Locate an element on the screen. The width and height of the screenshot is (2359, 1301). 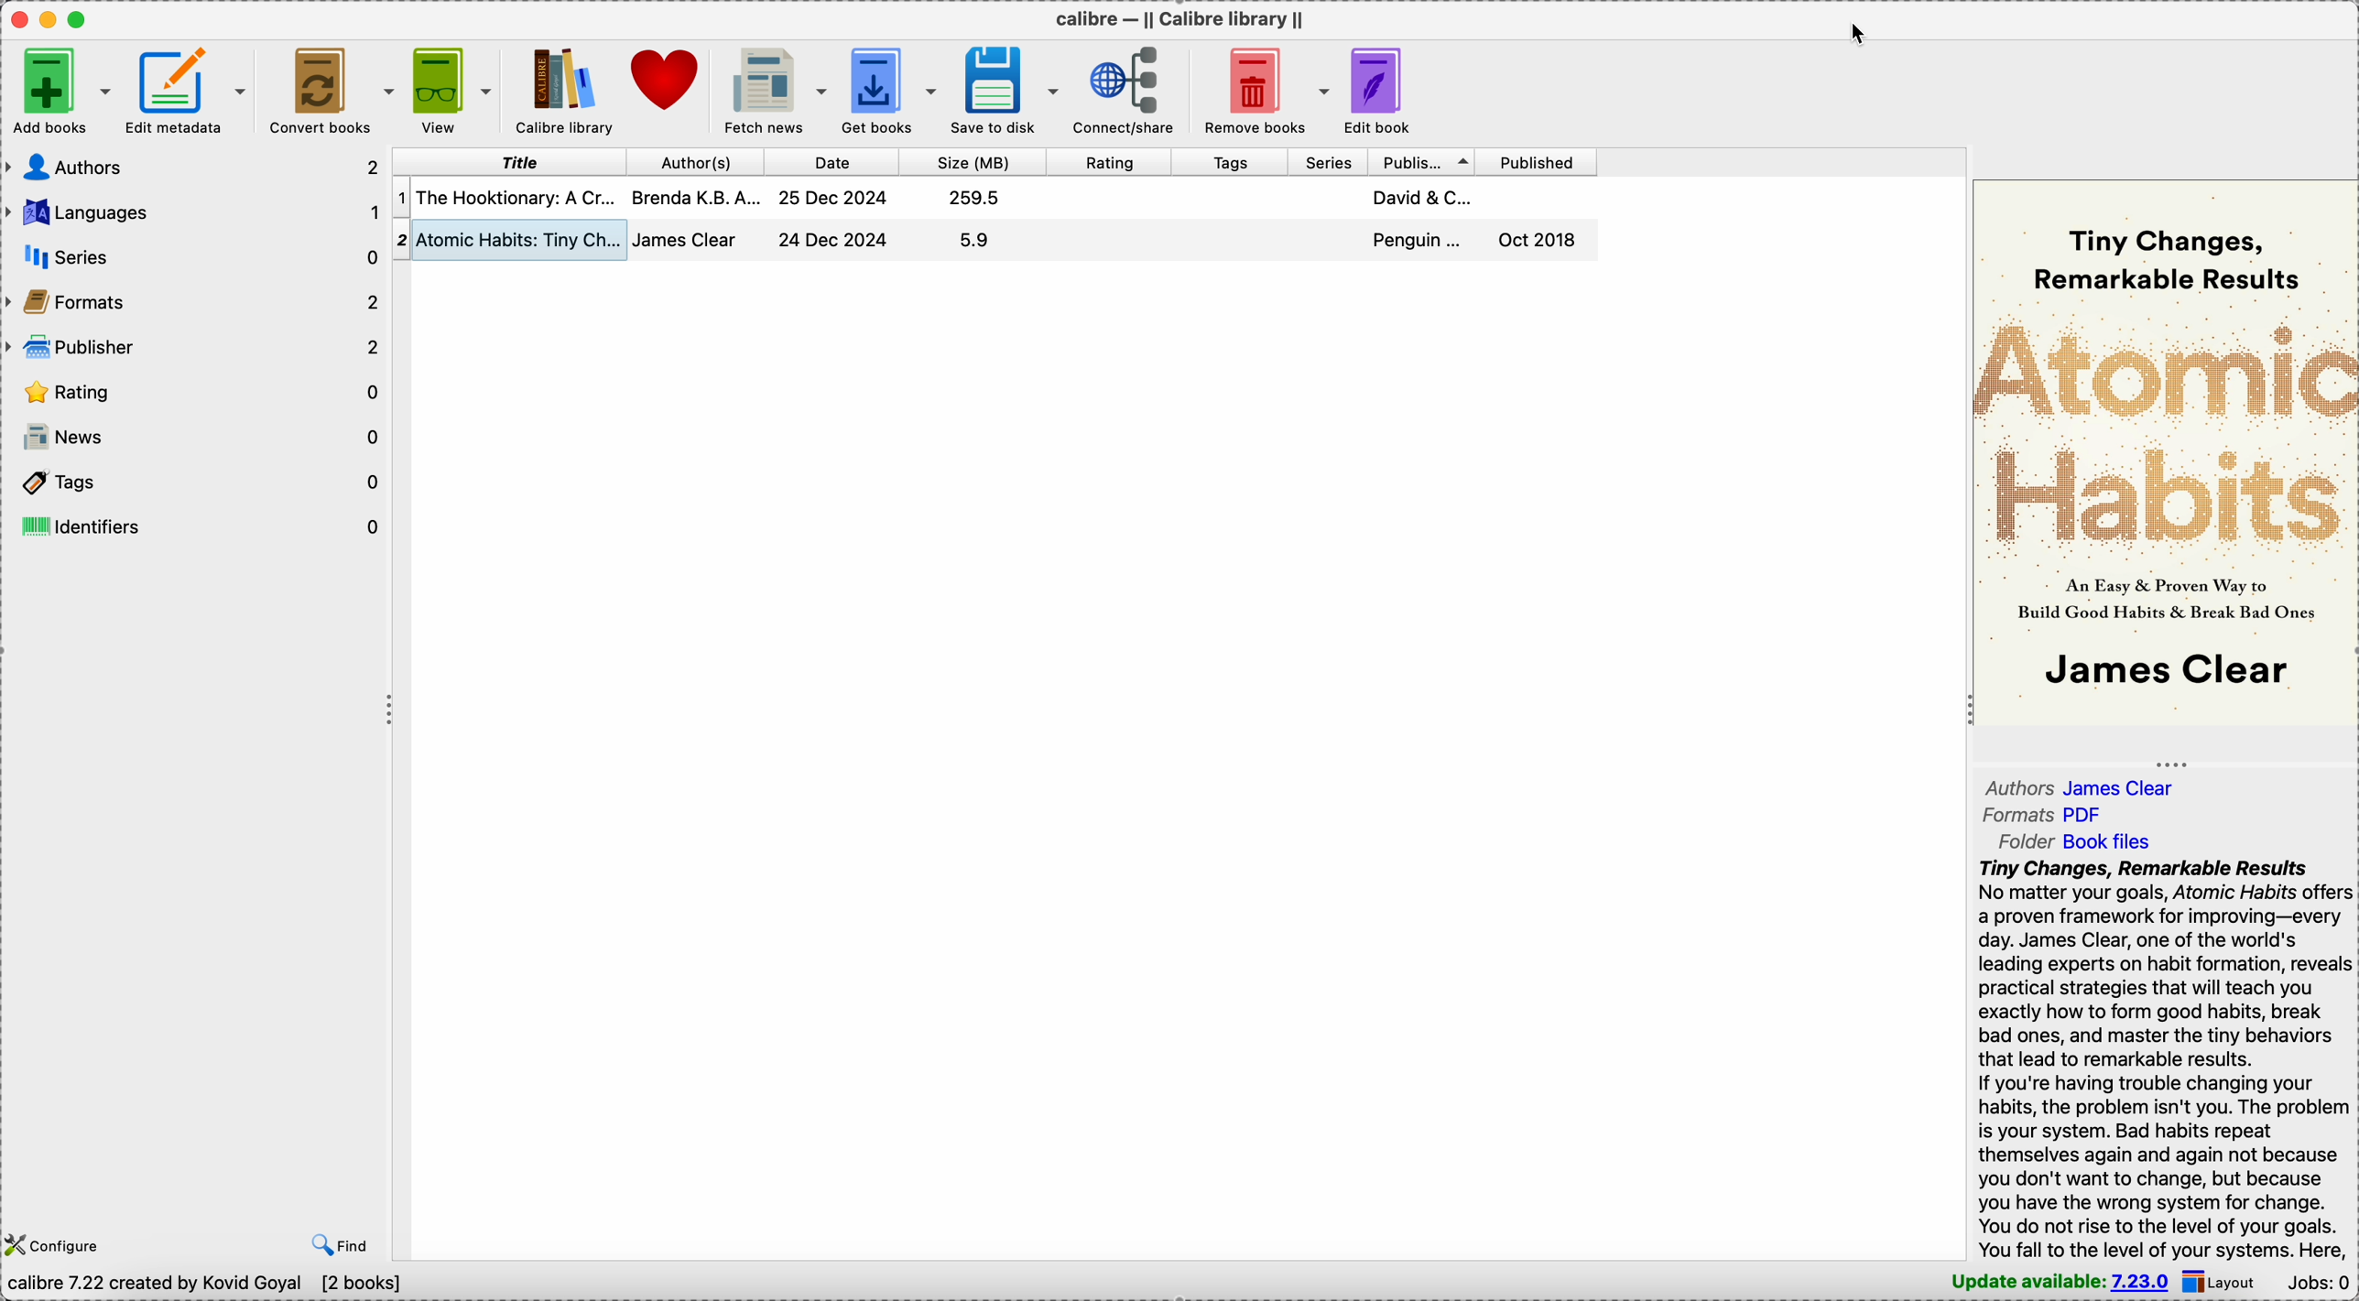
tiny changes, remarkable results is located at coordinates (2168, 261).